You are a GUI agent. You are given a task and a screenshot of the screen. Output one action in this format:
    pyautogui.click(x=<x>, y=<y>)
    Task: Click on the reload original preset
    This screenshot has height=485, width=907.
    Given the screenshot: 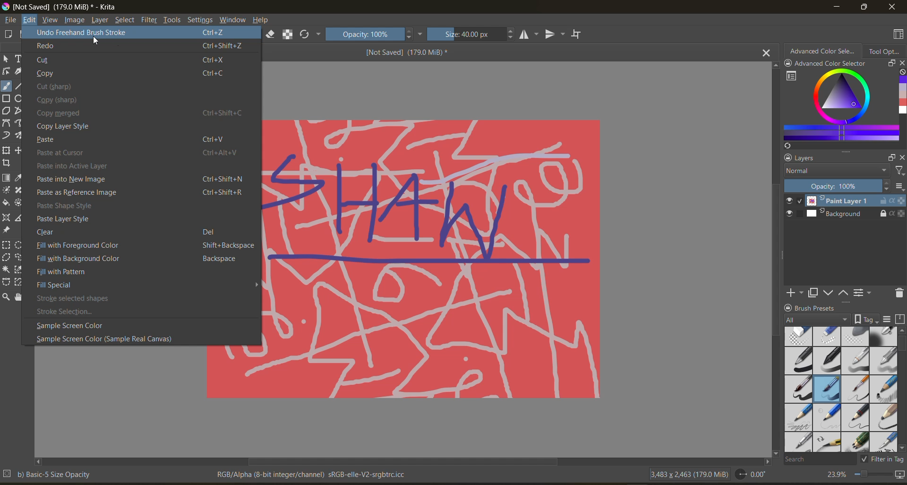 What is the action you would take?
    pyautogui.click(x=310, y=36)
    